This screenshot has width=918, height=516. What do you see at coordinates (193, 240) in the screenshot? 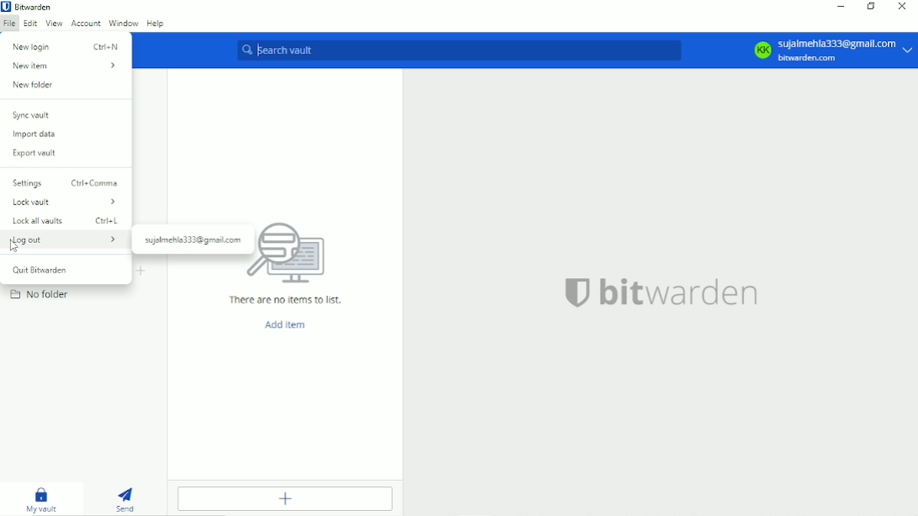
I see `sujalmehla333@ gmail.com` at bounding box center [193, 240].